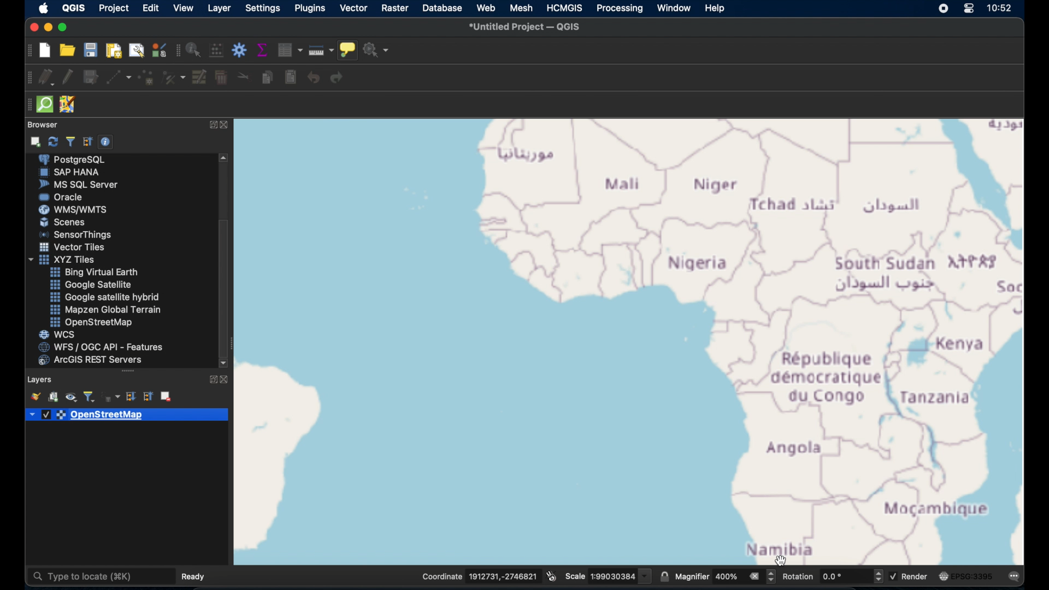 The height and width of the screenshot is (590, 1049). I want to click on untitled project - QGIS, so click(526, 26).